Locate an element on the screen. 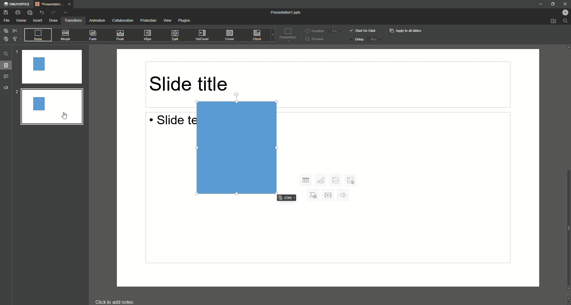 This screenshot has width=571, height=305. Quick Print is located at coordinates (31, 12).